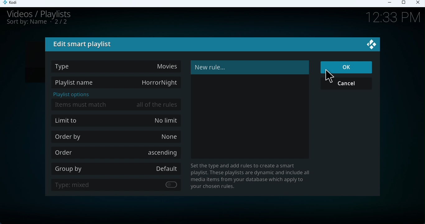 This screenshot has width=425, height=224. I want to click on Playlist name, so click(116, 82).